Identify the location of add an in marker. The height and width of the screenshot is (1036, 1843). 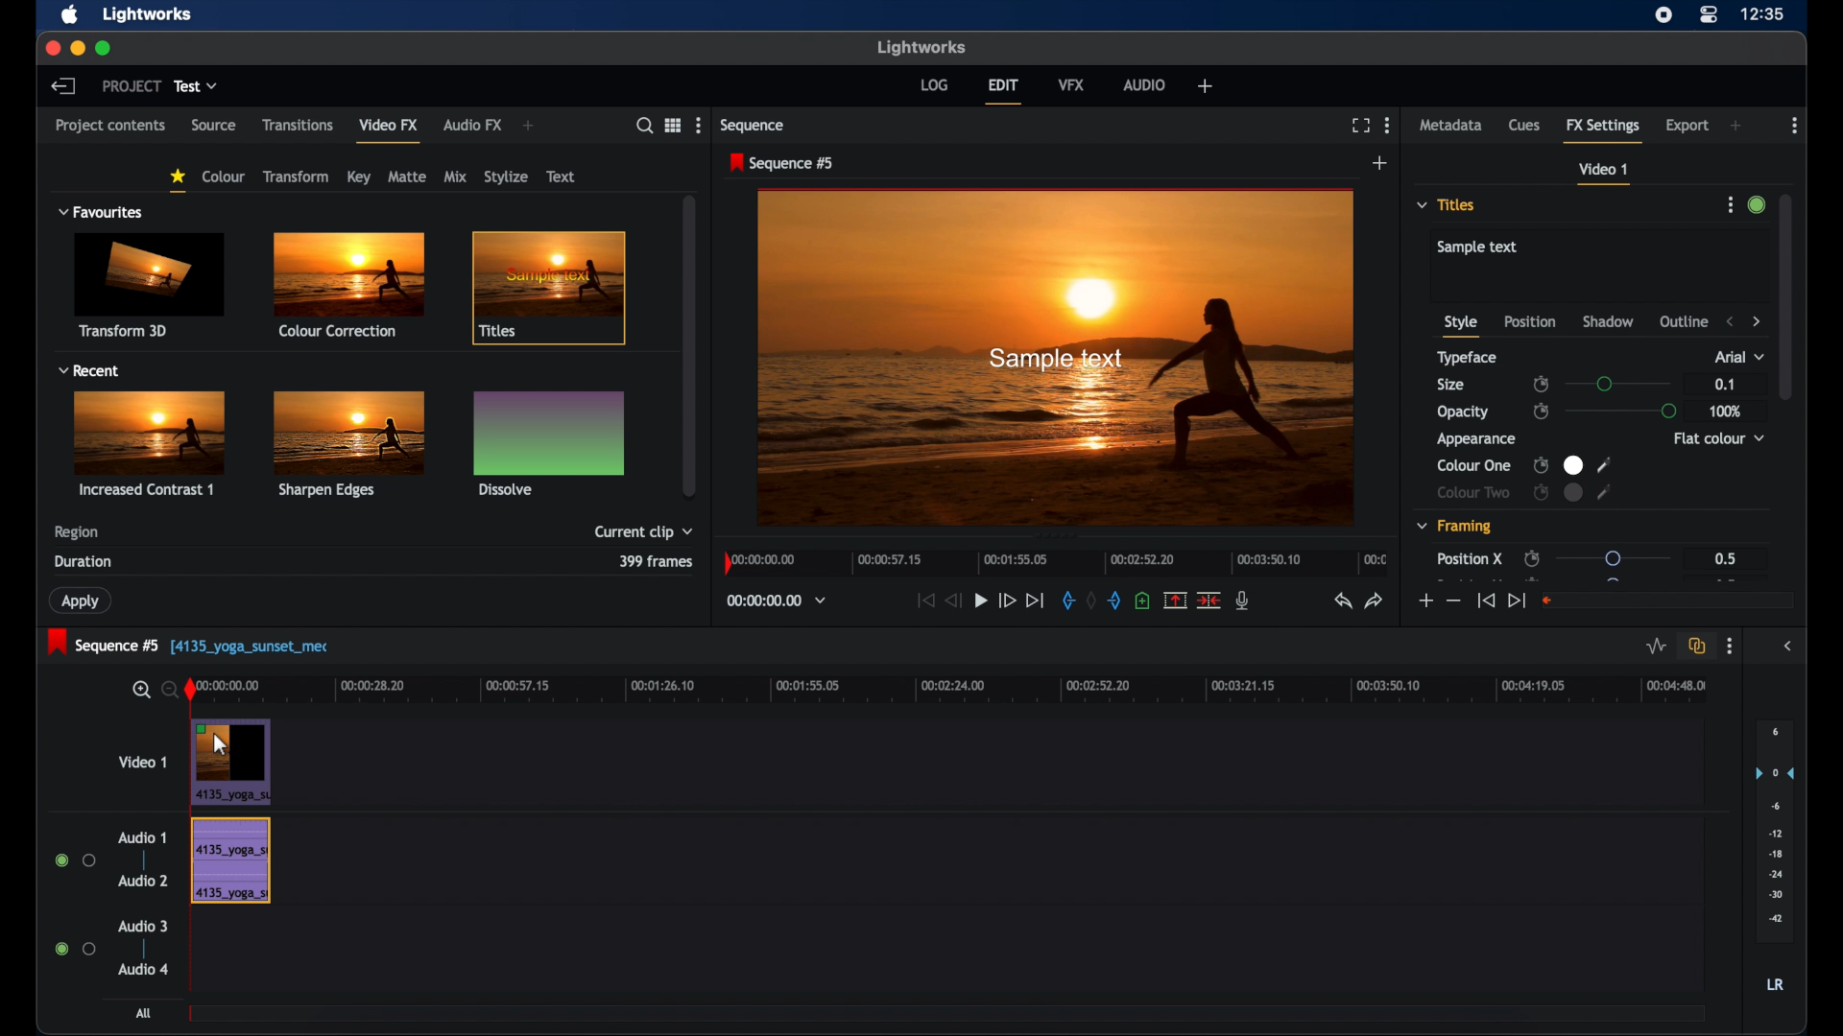
(1066, 600).